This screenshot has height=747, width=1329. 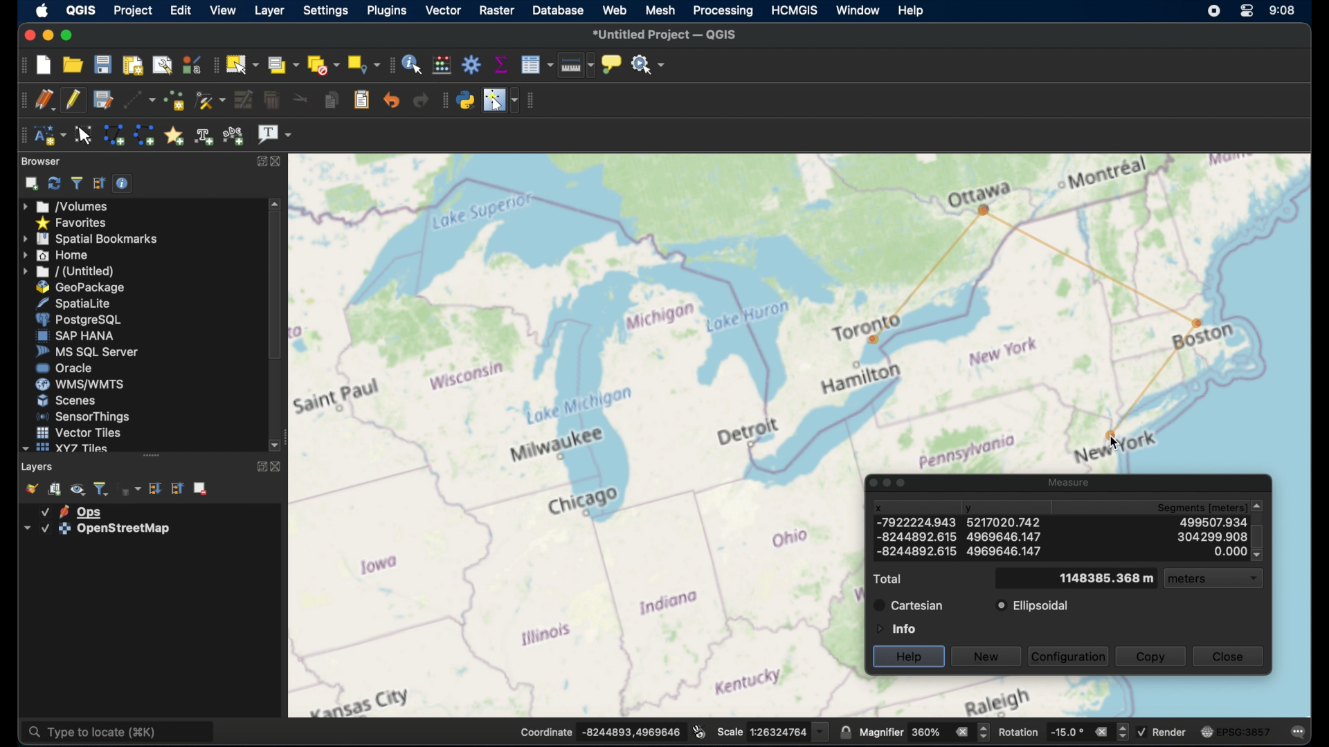 I want to click on modify annotations, so click(x=84, y=134).